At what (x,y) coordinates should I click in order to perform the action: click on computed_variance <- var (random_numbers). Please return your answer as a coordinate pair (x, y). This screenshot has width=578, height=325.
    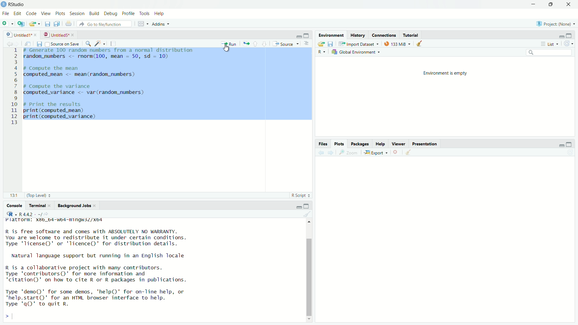
    Looking at the image, I should click on (90, 92).